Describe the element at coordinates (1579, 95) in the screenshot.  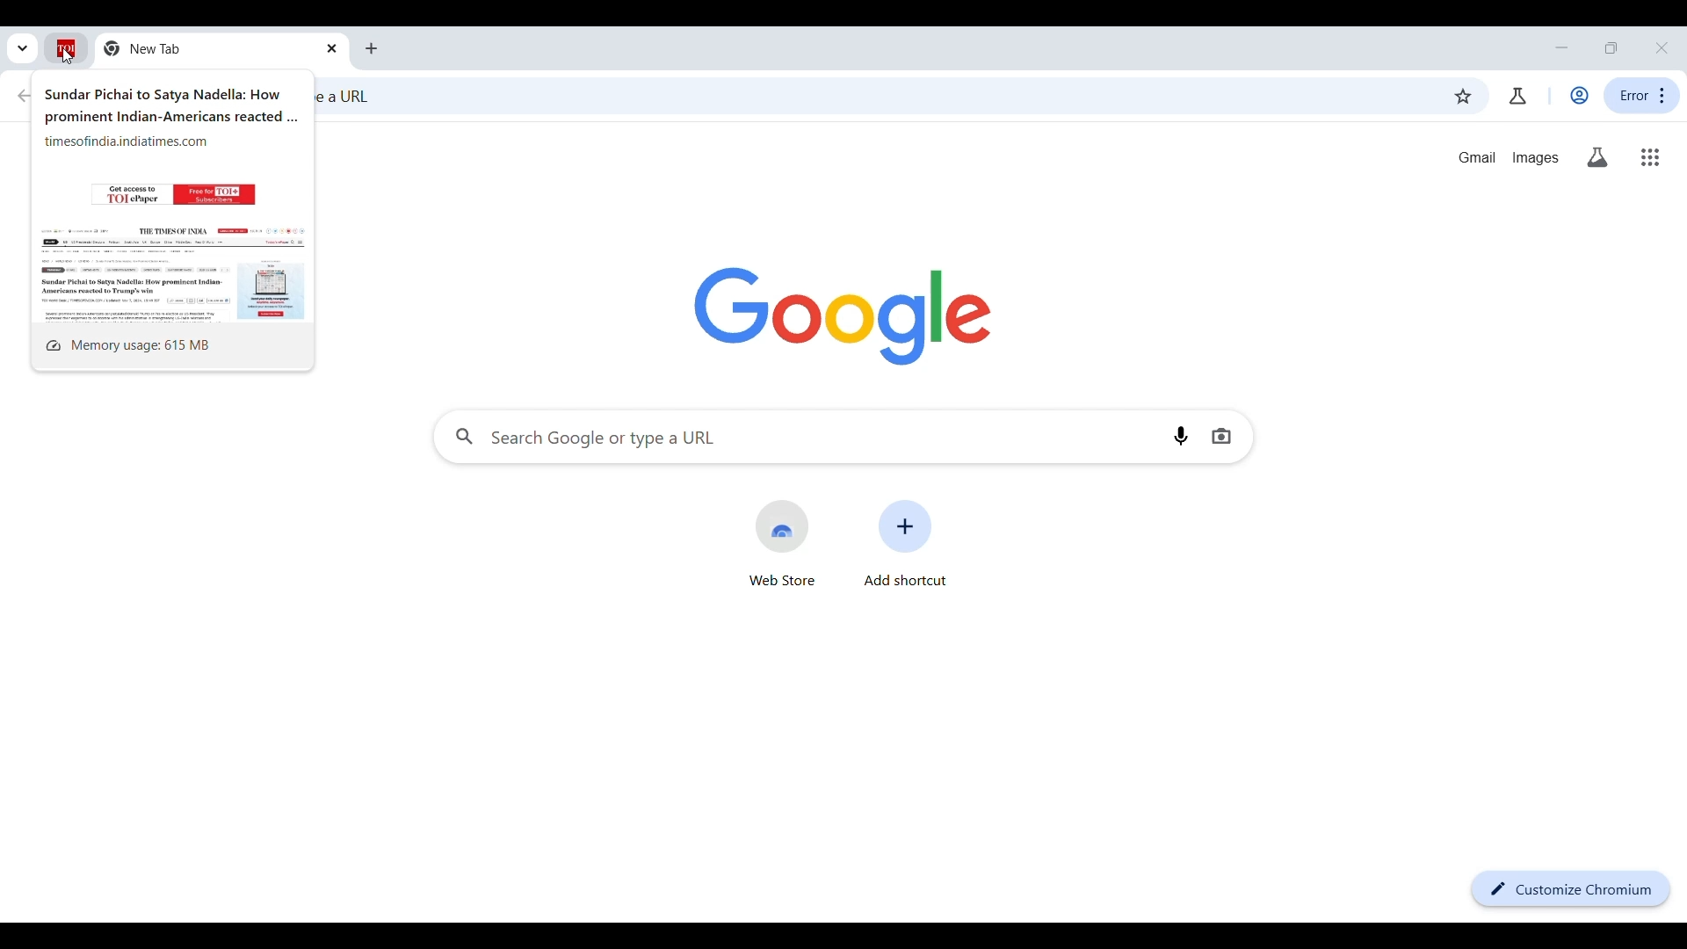
I see `Work` at that location.